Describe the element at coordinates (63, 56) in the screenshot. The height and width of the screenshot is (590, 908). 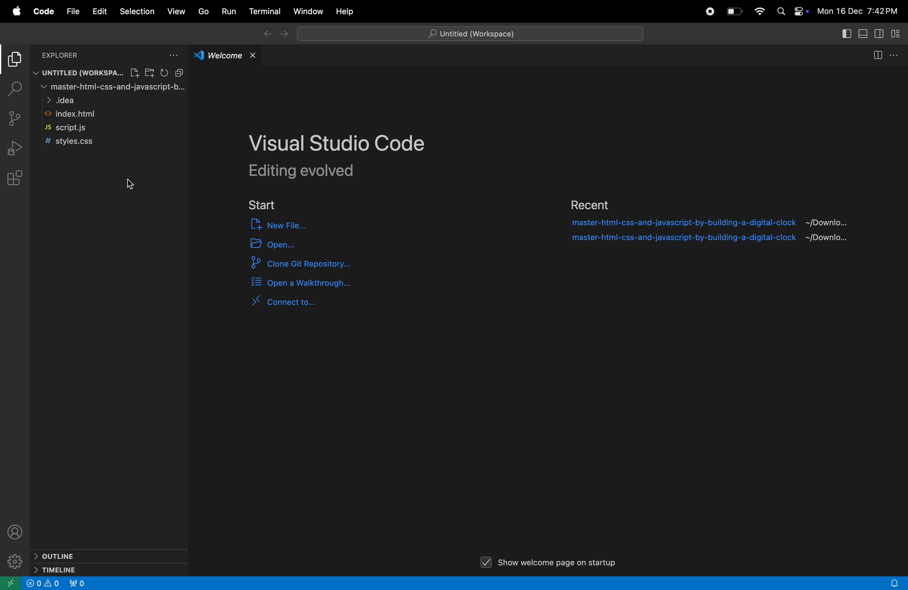
I see `EXPLORER` at that location.